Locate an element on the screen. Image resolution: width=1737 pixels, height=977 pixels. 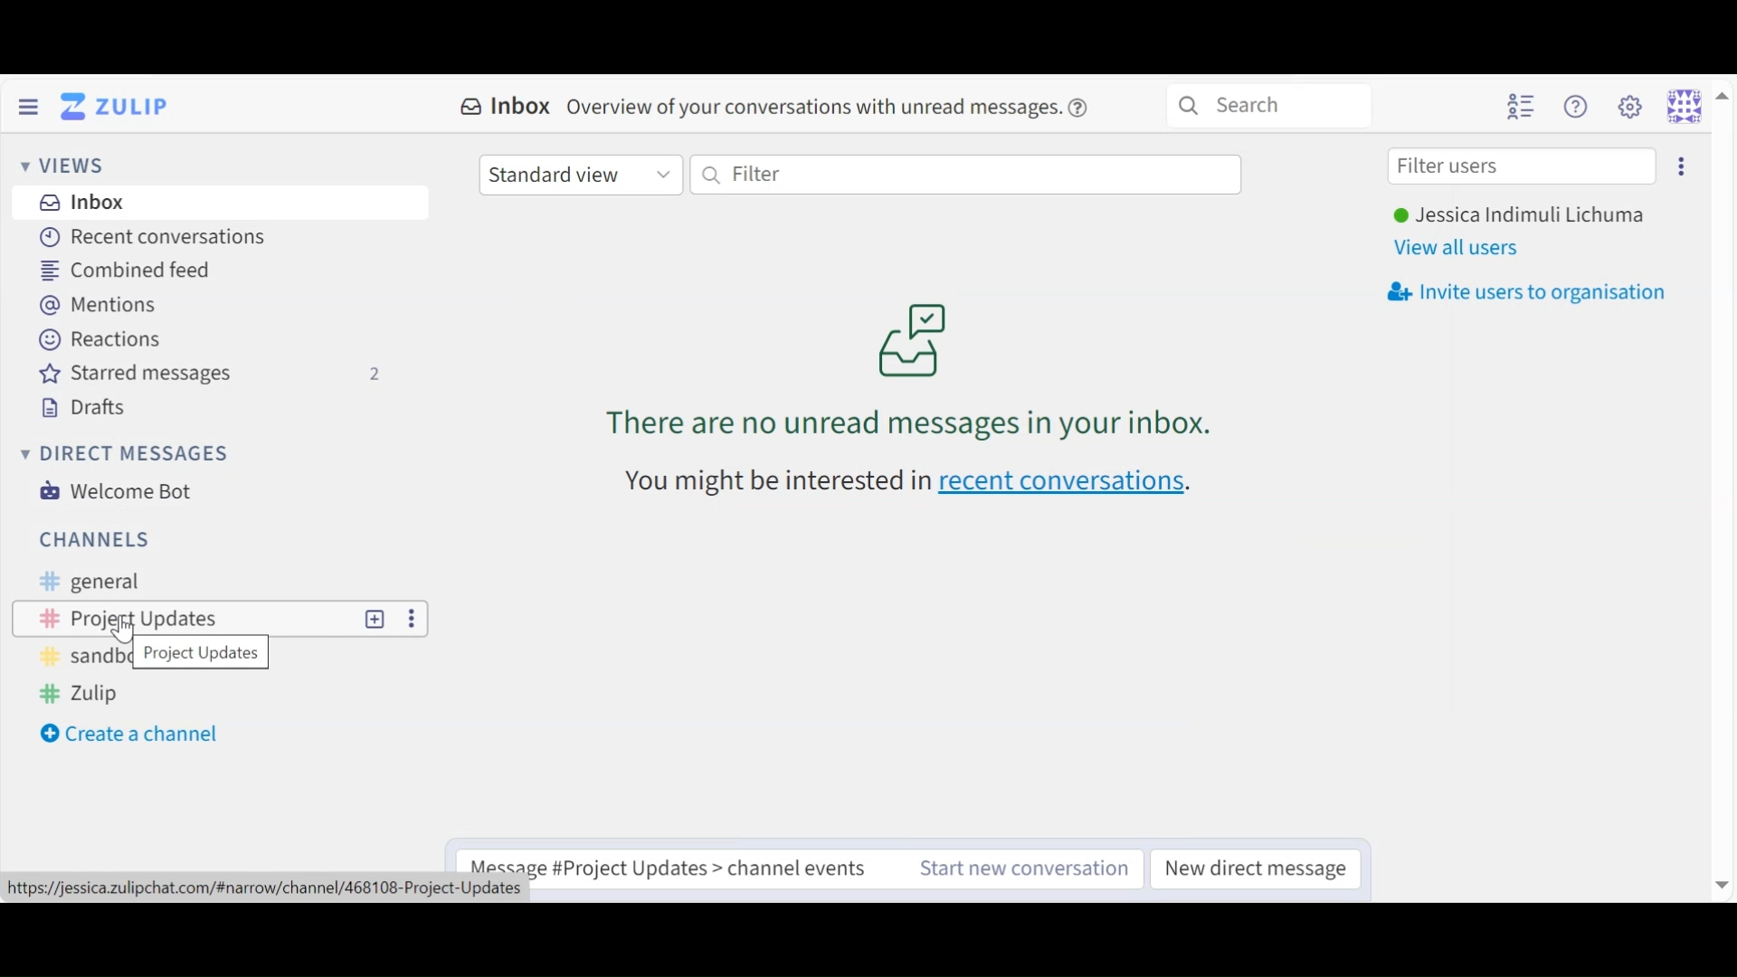
Filter is located at coordinates (965, 175).